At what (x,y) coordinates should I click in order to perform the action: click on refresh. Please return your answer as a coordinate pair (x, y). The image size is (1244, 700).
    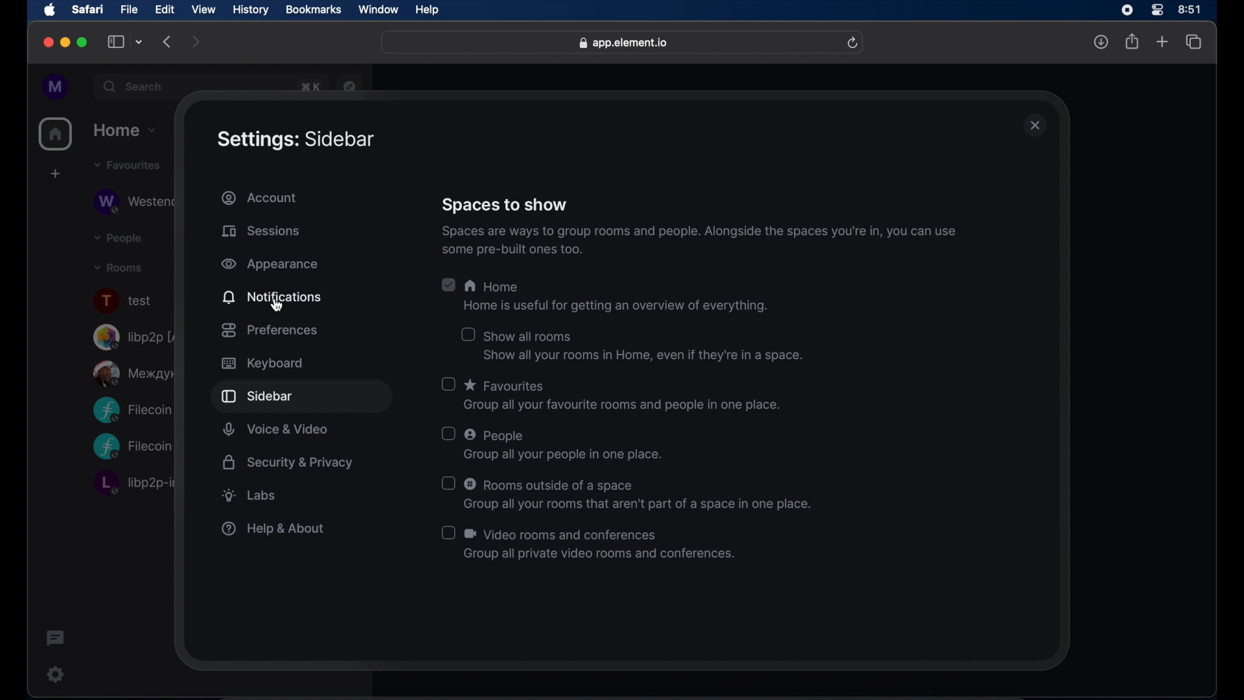
    Looking at the image, I should click on (853, 43).